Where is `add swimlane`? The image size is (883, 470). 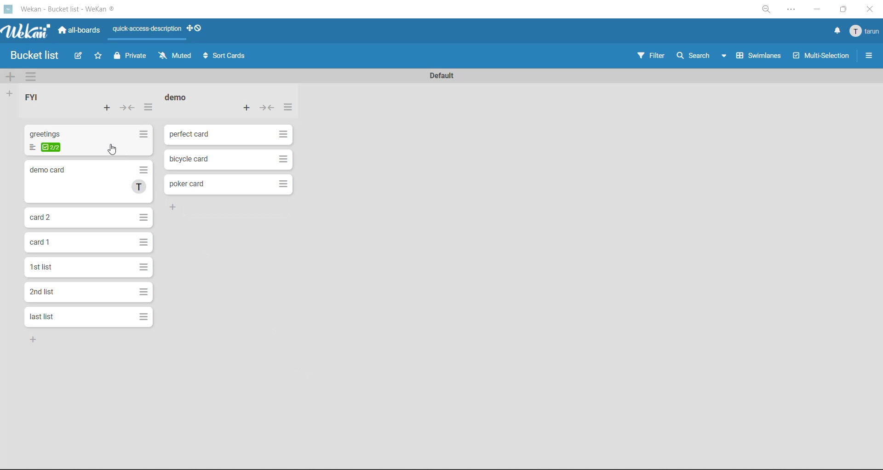 add swimlane is located at coordinates (11, 75).